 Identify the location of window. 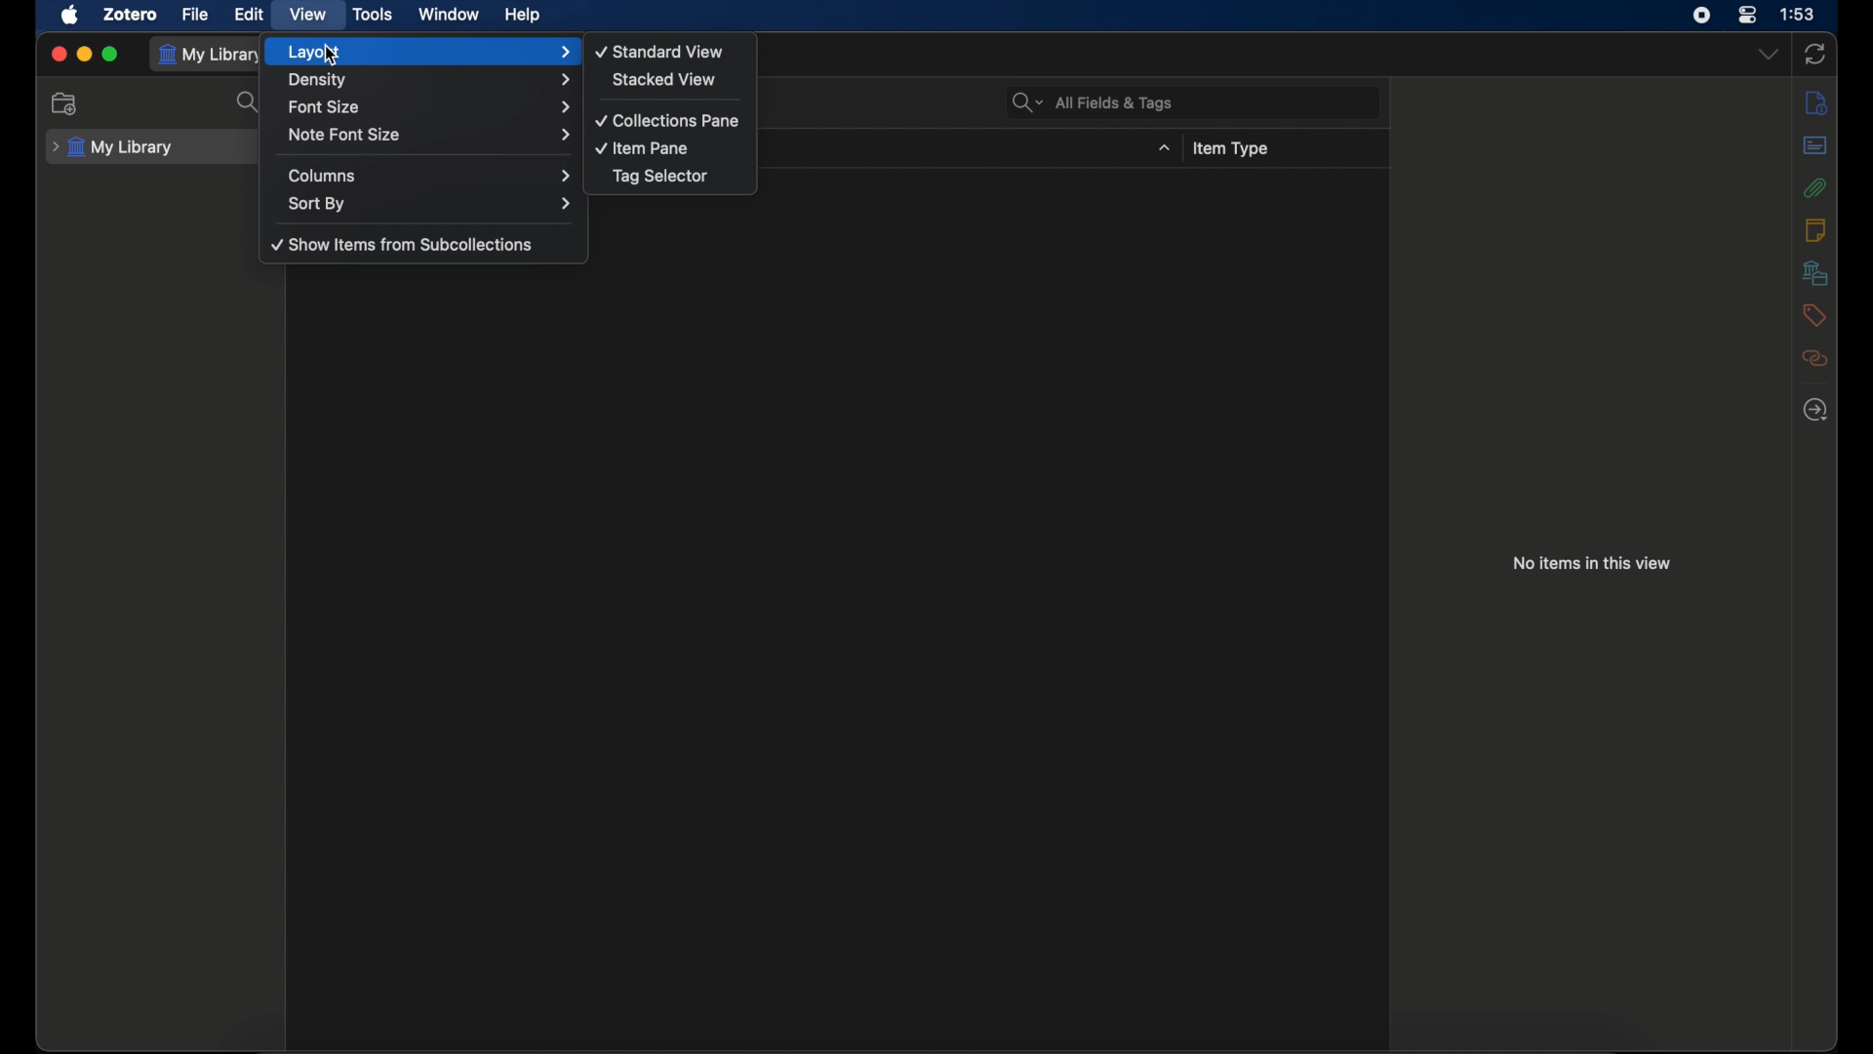
(447, 14).